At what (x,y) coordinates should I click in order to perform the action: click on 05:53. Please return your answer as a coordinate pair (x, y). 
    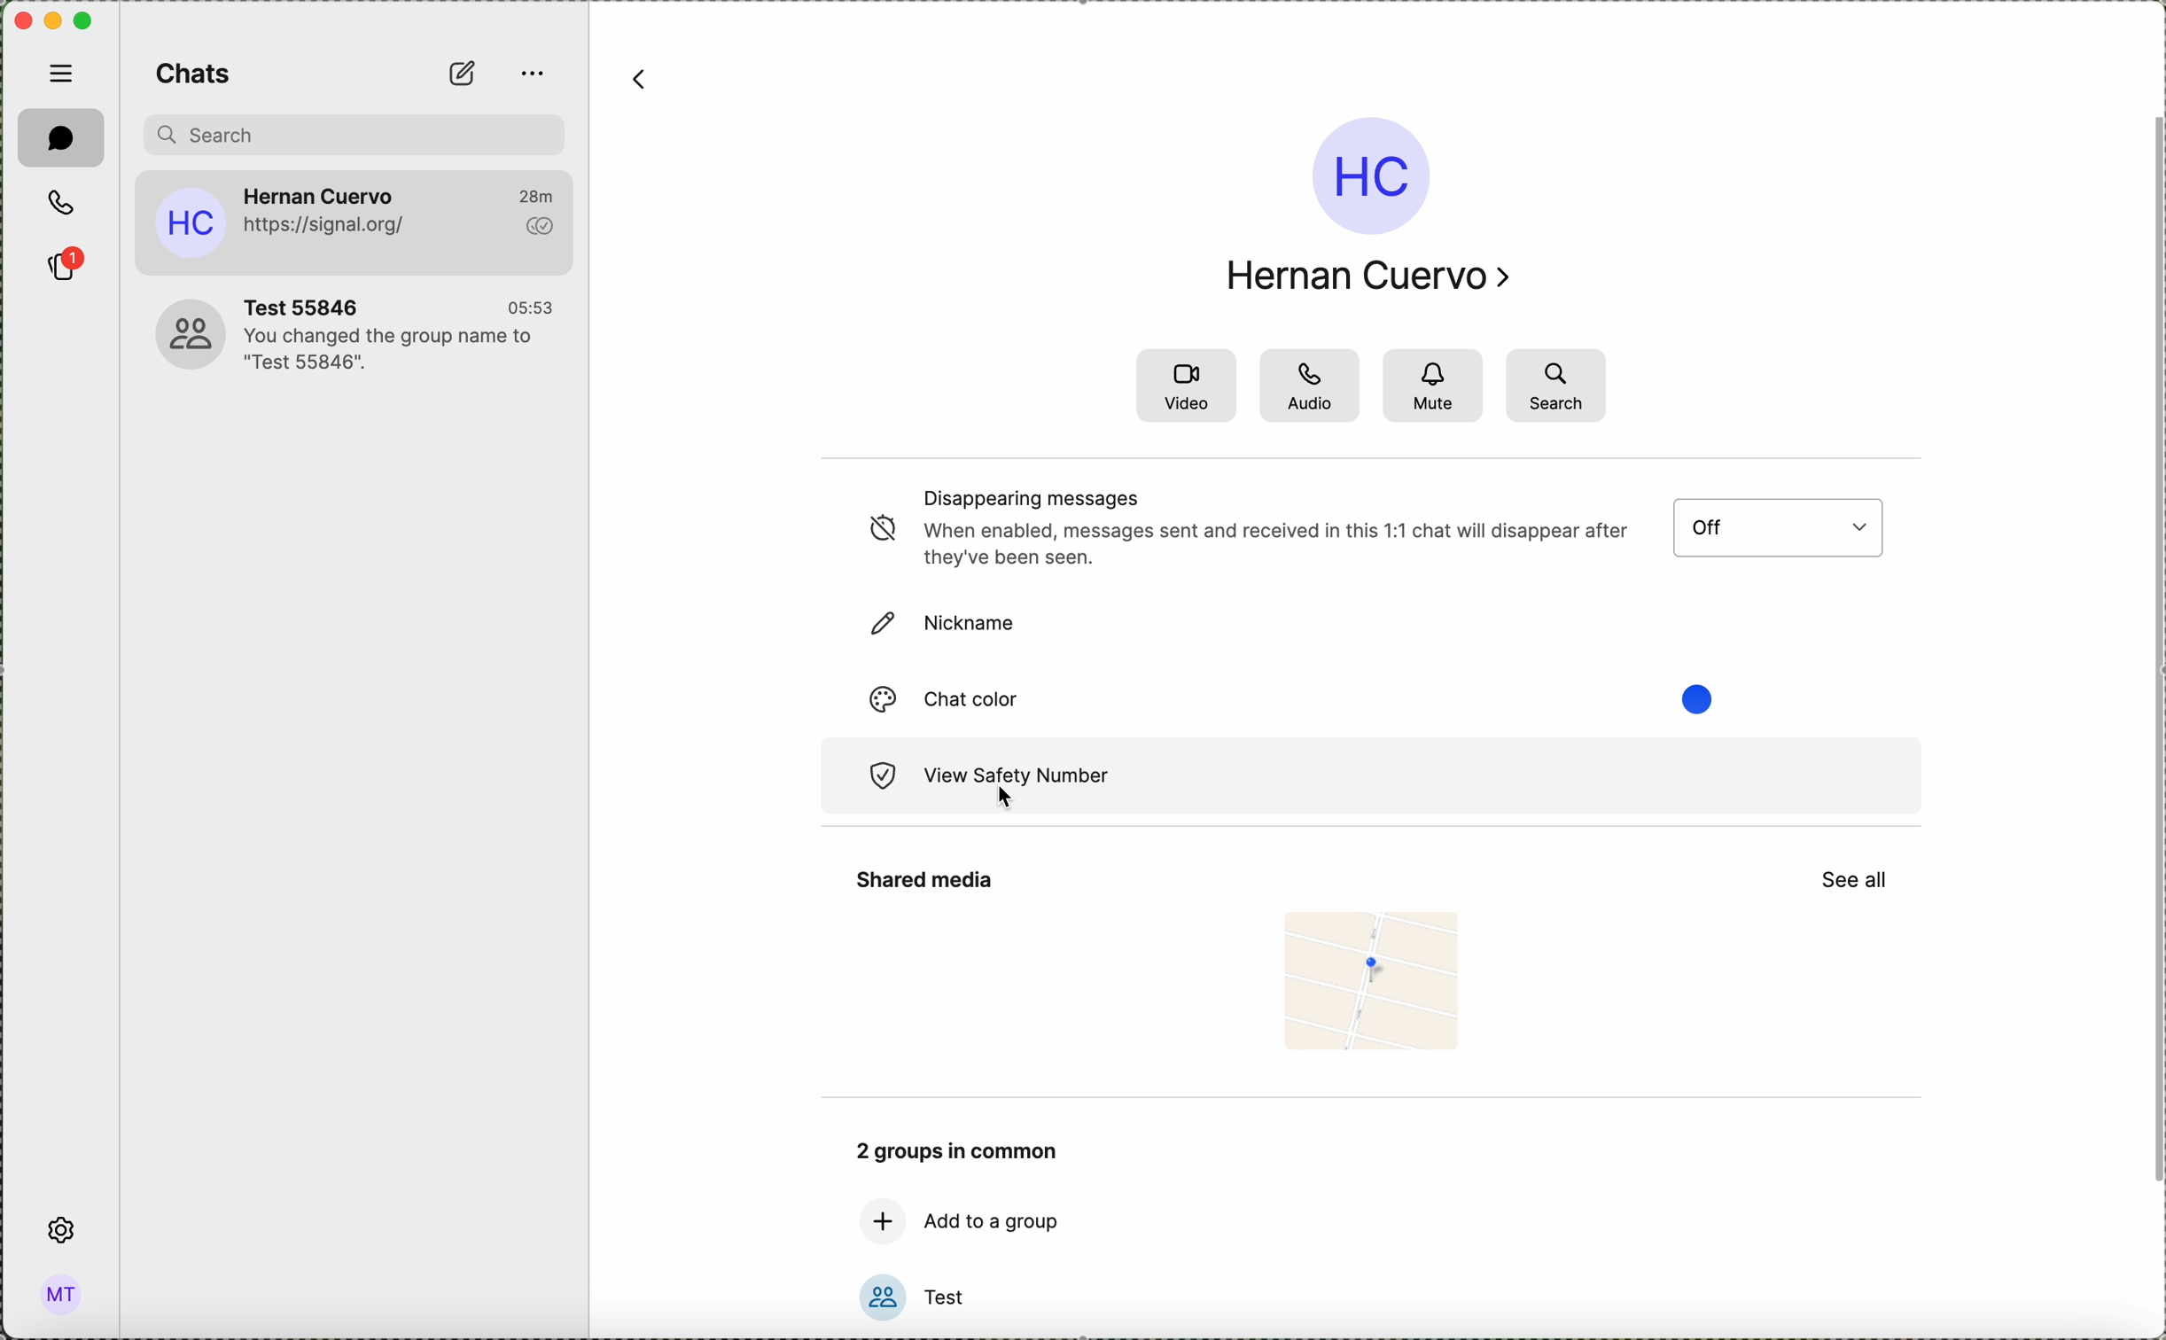
    Looking at the image, I should click on (531, 303).